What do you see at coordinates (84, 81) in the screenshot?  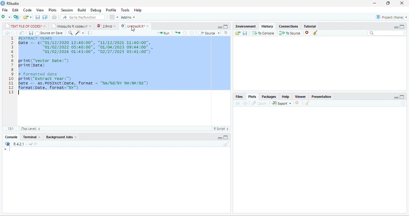 I see `# formatted date print("extract year:") Date <- as.POSIXCT(Date, format = "n/%d/%Y %H:M:%s") format(Date, format="%y")` at bounding box center [84, 81].